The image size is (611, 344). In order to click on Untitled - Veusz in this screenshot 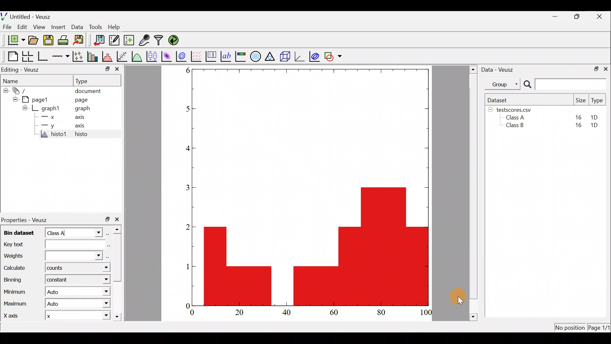, I will do `click(28, 16)`.